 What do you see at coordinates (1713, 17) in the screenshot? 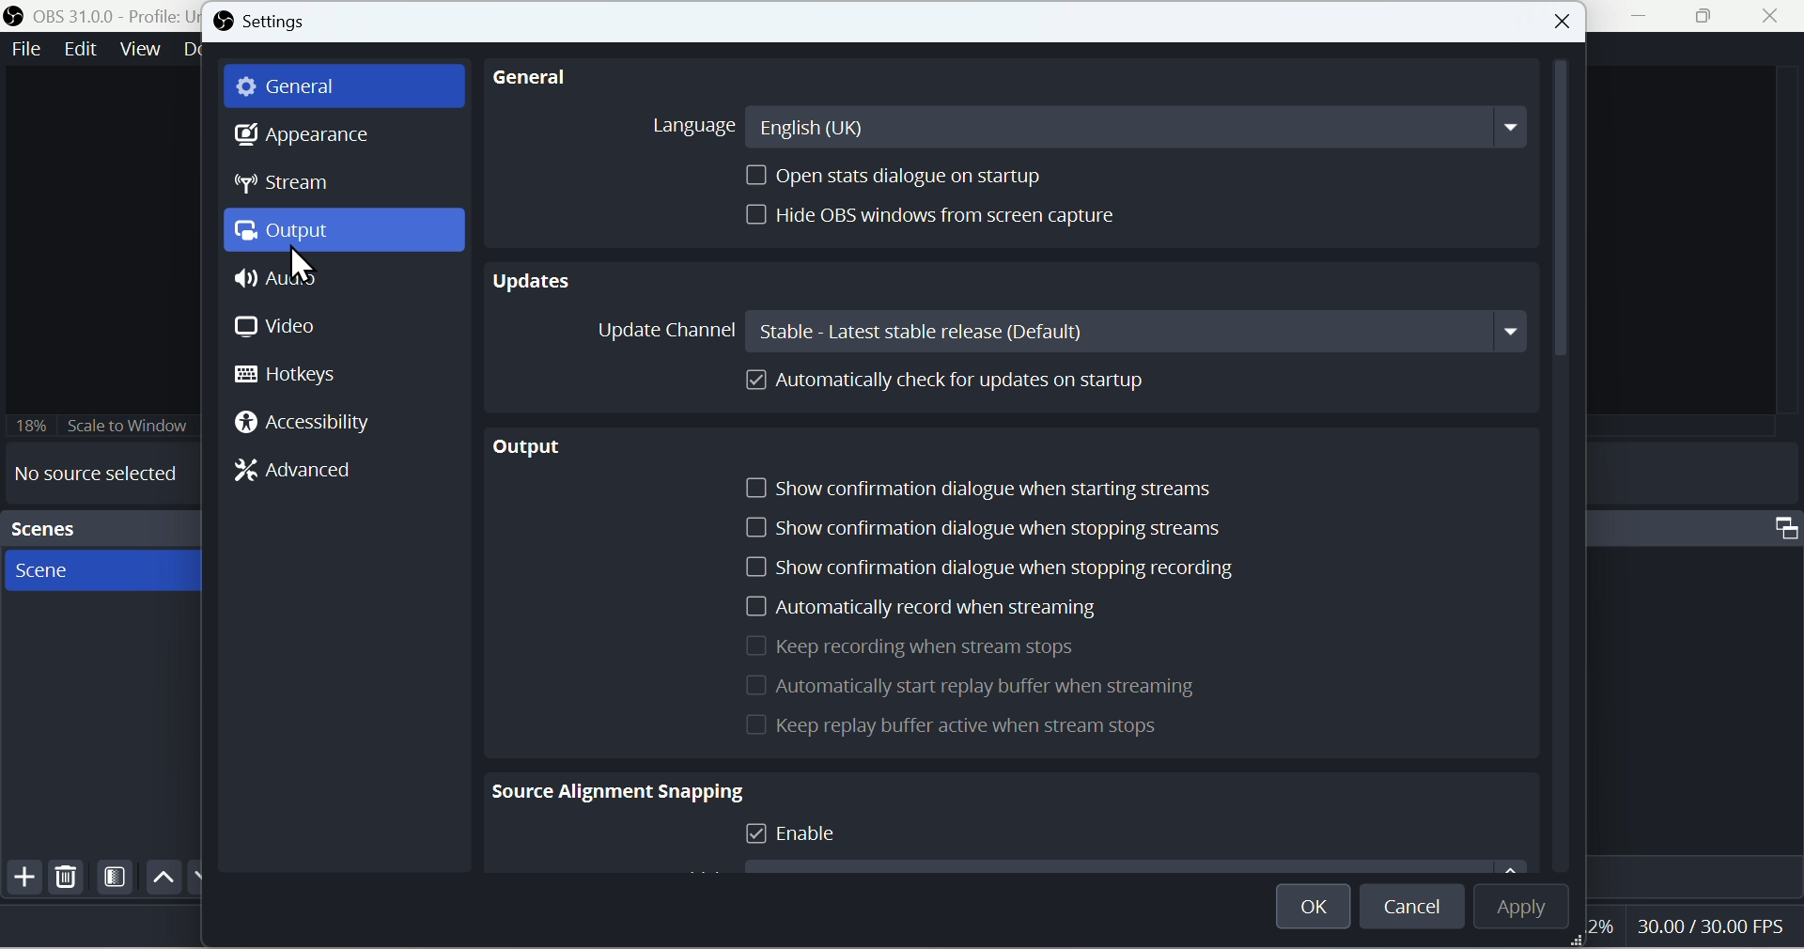
I see `Maximise` at bounding box center [1713, 17].